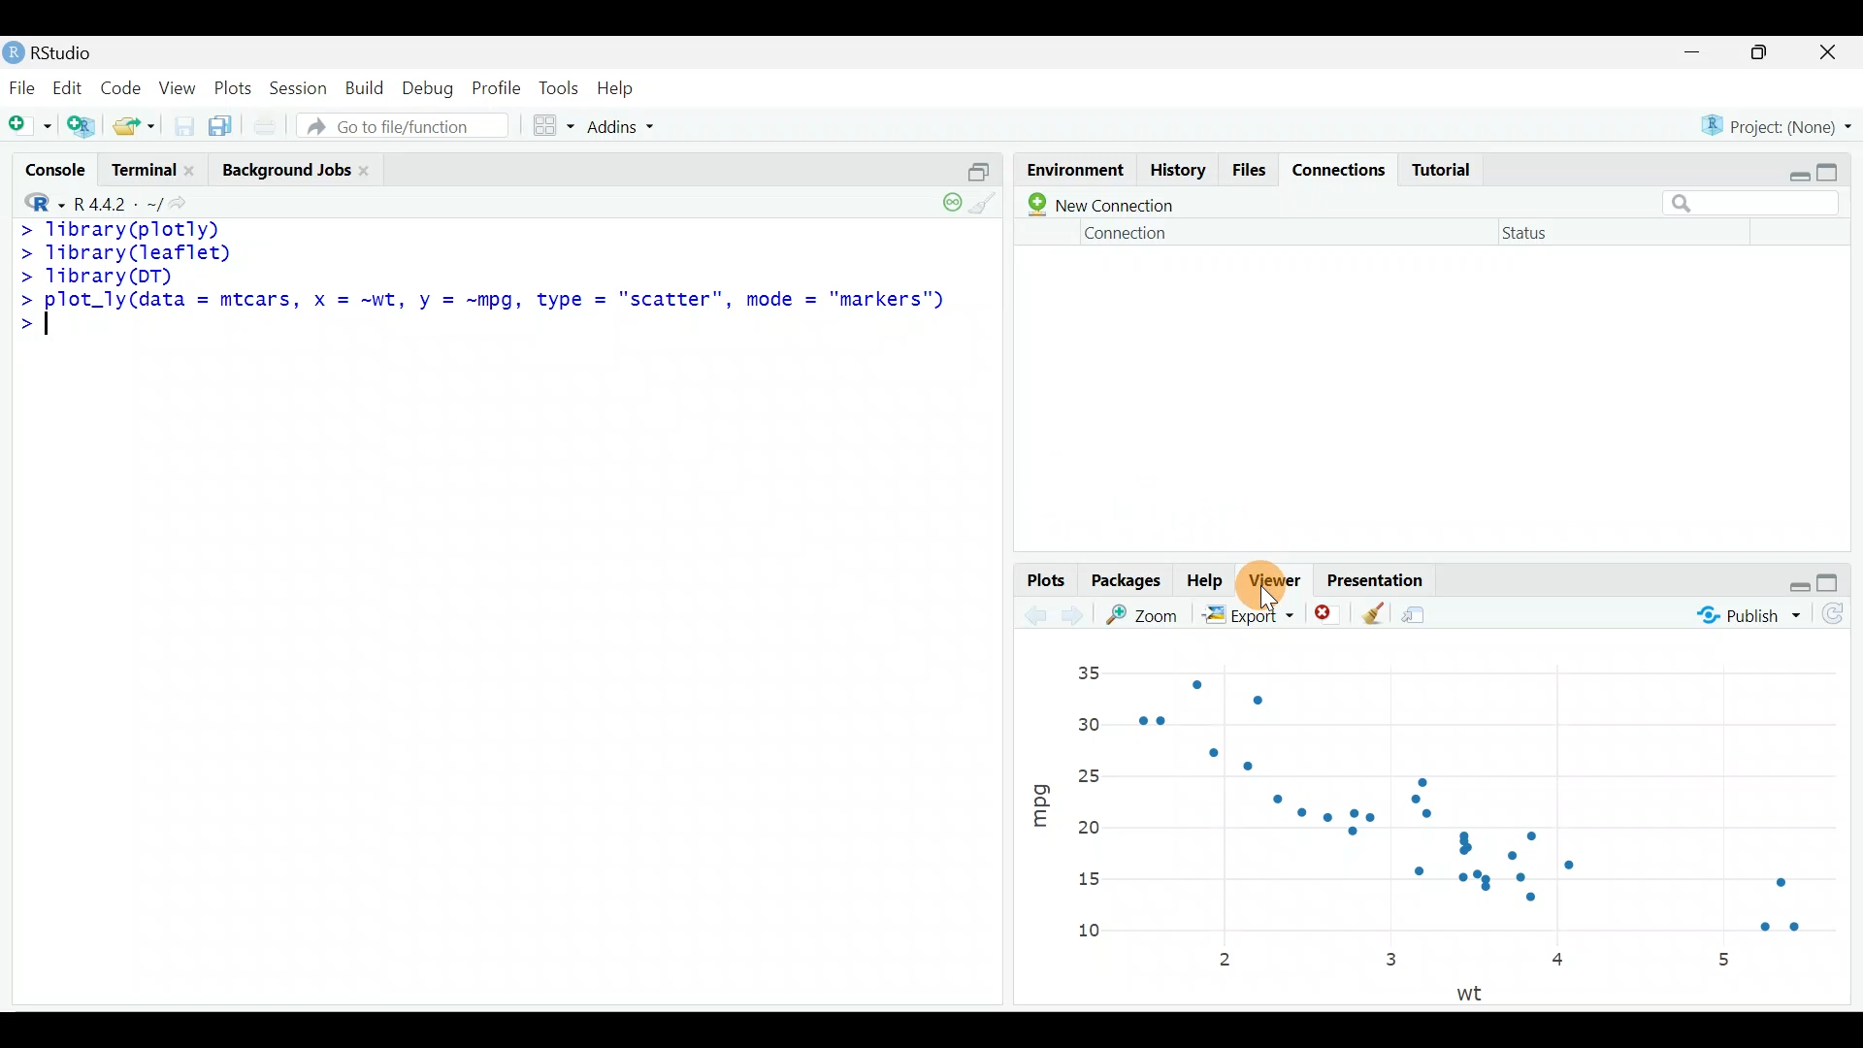  I want to click on Search bar, so click(1753, 204).